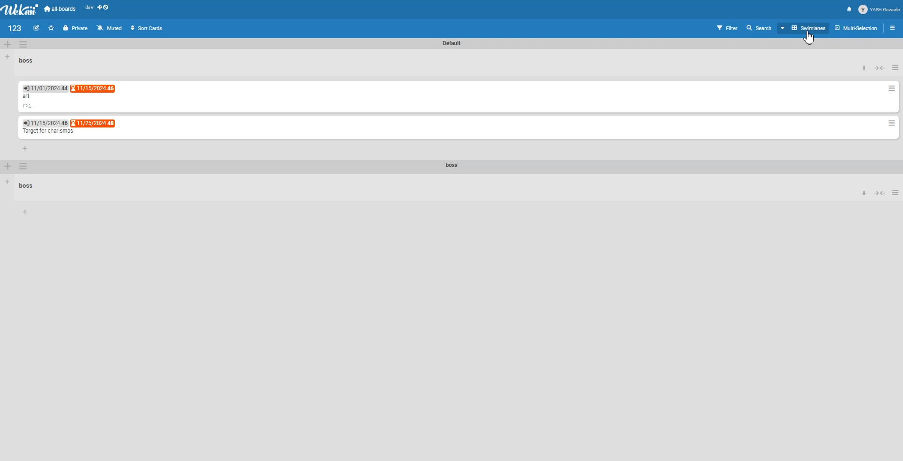  Describe the element at coordinates (51, 28) in the screenshot. I see `Click to star this board` at that location.